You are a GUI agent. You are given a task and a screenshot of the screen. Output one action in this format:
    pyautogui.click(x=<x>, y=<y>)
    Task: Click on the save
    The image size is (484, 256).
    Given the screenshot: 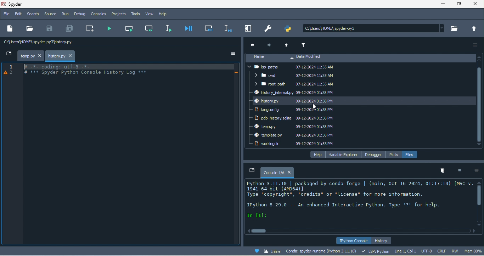 What is the action you would take?
    pyautogui.click(x=49, y=29)
    